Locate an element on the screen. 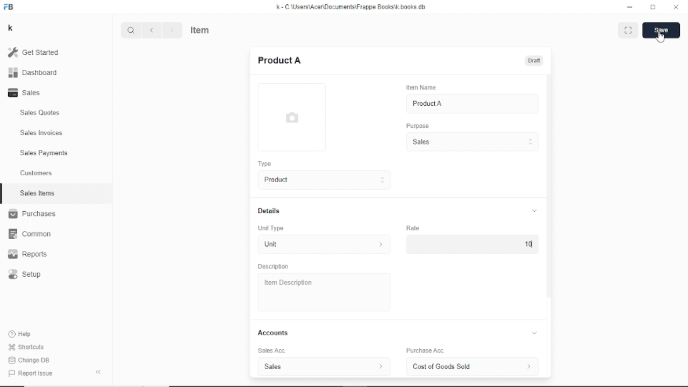 The height and width of the screenshot is (387, 688).  Item is located at coordinates (200, 29).